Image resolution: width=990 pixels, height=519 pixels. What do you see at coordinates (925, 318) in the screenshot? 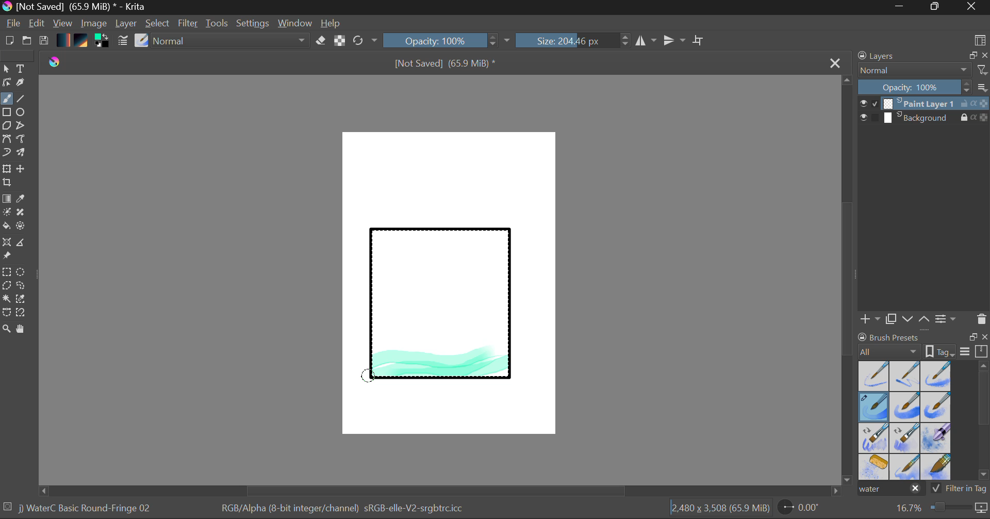
I see `Move Layer Up` at bounding box center [925, 318].